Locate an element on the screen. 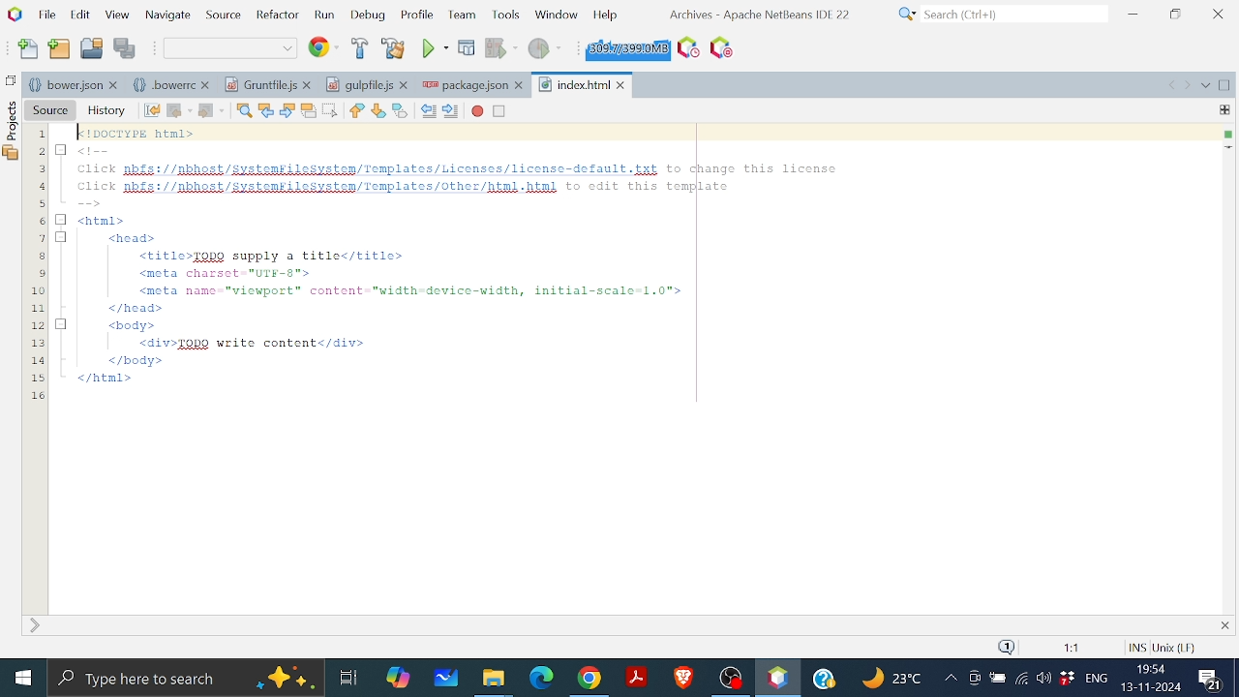 The height and width of the screenshot is (697, 1239). back is located at coordinates (177, 109).